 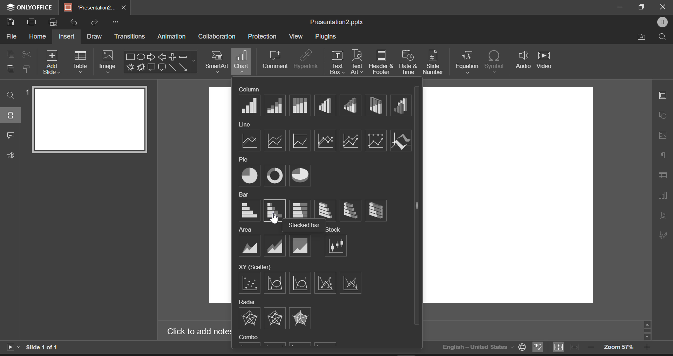 I want to click on Rectangle, so click(x=130, y=57).